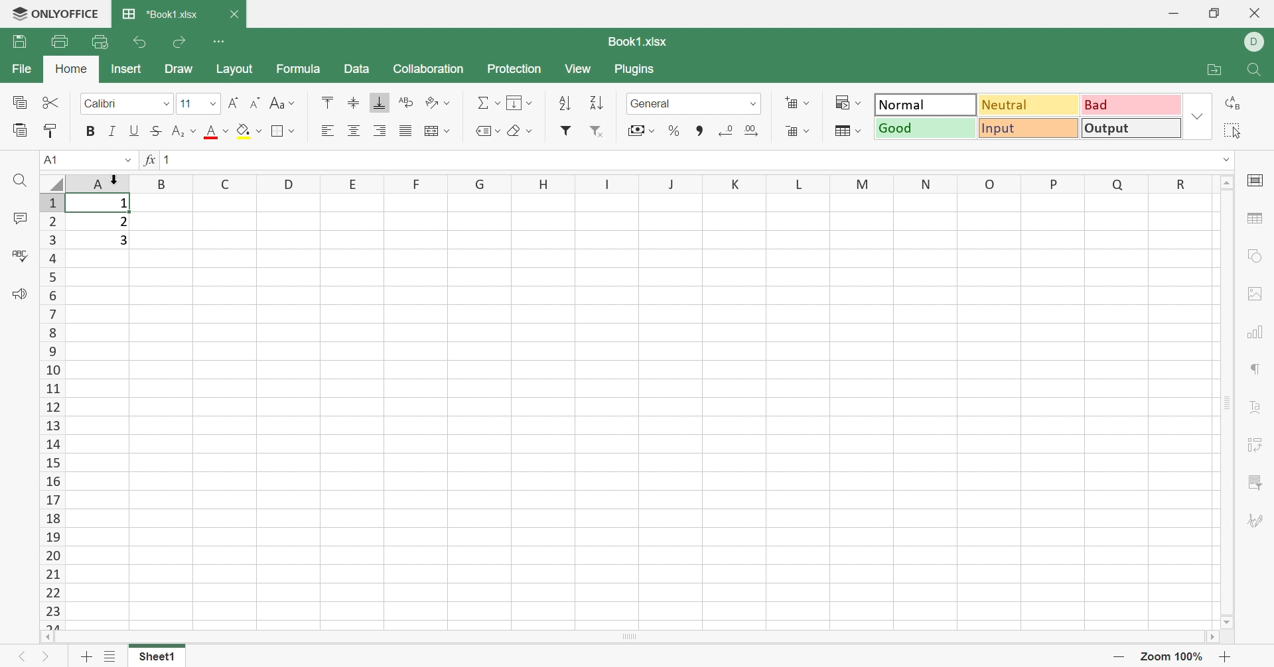  What do you see at coordinates (380, 131) in the screenshot?
I see `Align right` at bounding box center [380, 131].